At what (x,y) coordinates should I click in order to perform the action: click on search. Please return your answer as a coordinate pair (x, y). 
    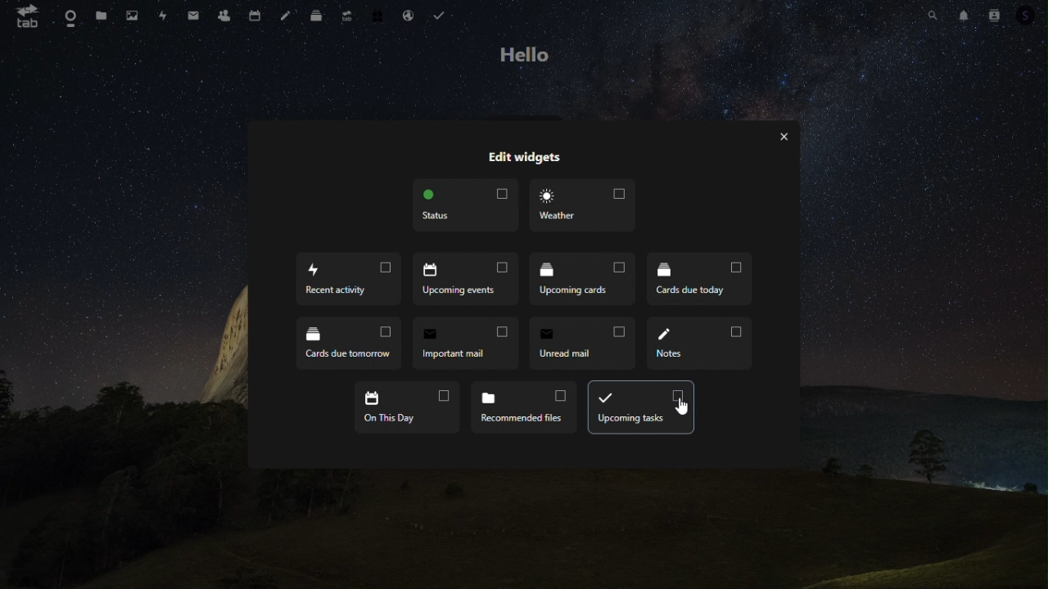
    Looking at the image, I should click on (933, 16).